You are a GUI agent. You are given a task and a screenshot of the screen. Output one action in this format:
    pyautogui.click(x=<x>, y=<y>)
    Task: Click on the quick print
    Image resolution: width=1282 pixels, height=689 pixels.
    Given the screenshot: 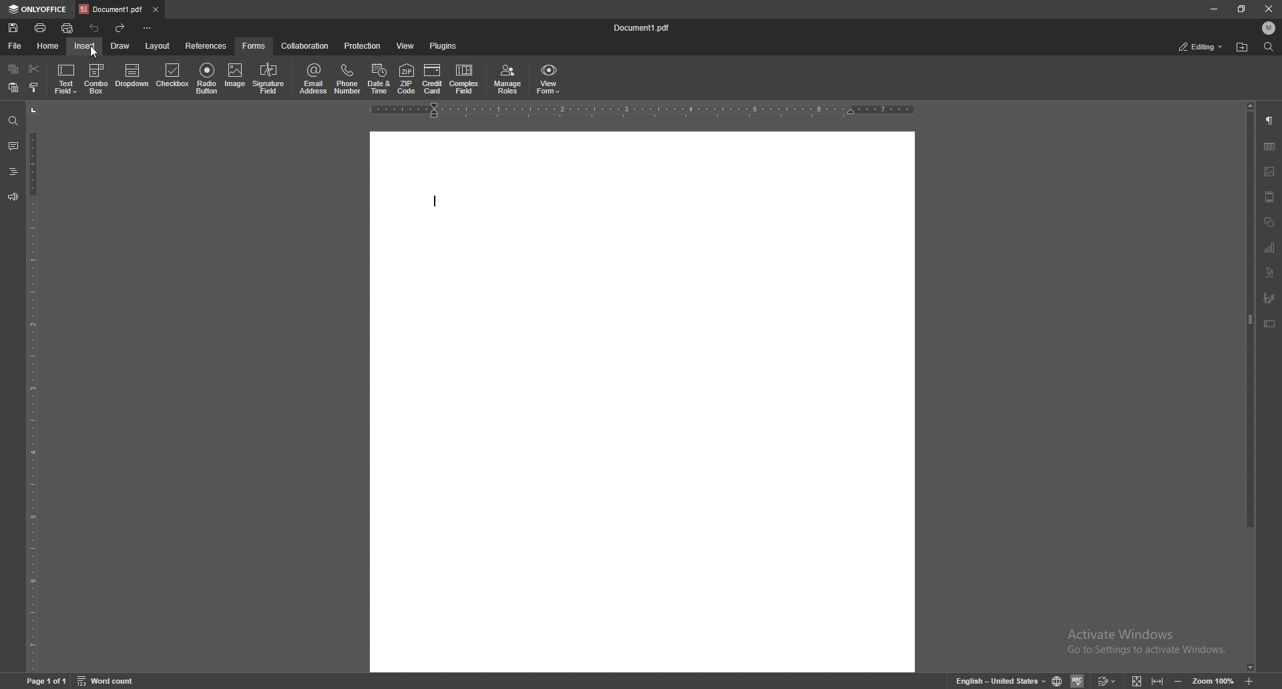 What is the action you would take?
    pyautogui.click(x=67, y=28)
    